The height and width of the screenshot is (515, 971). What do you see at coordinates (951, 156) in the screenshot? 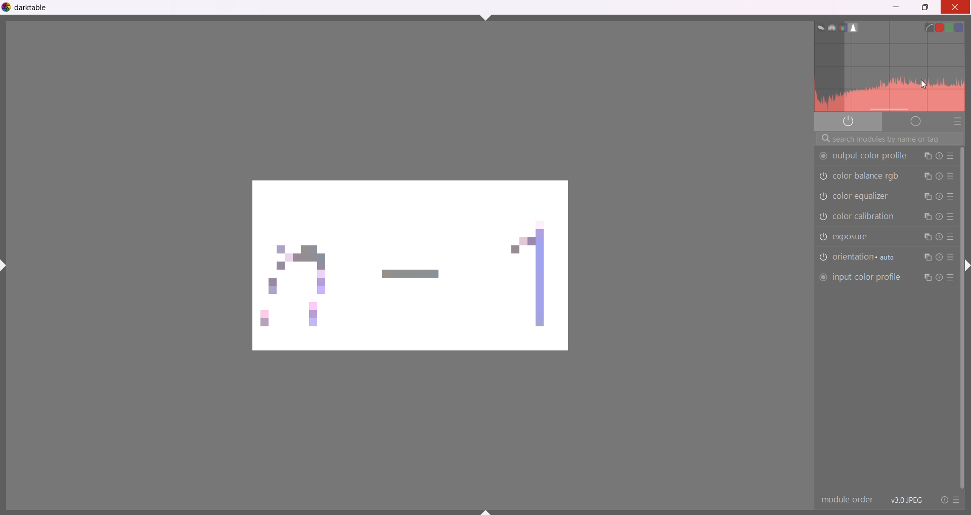
I see `presets` at bounding box center [951, 156].